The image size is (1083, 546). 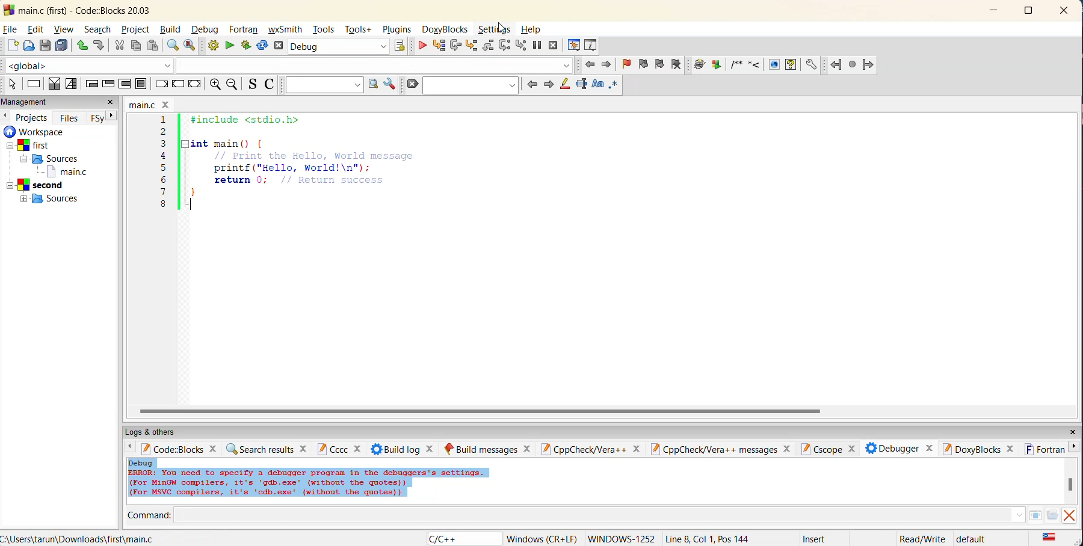 What do you see at coordinates (532, 85) in the screenshot?
I see `previous` at bounding box center [532, 85].